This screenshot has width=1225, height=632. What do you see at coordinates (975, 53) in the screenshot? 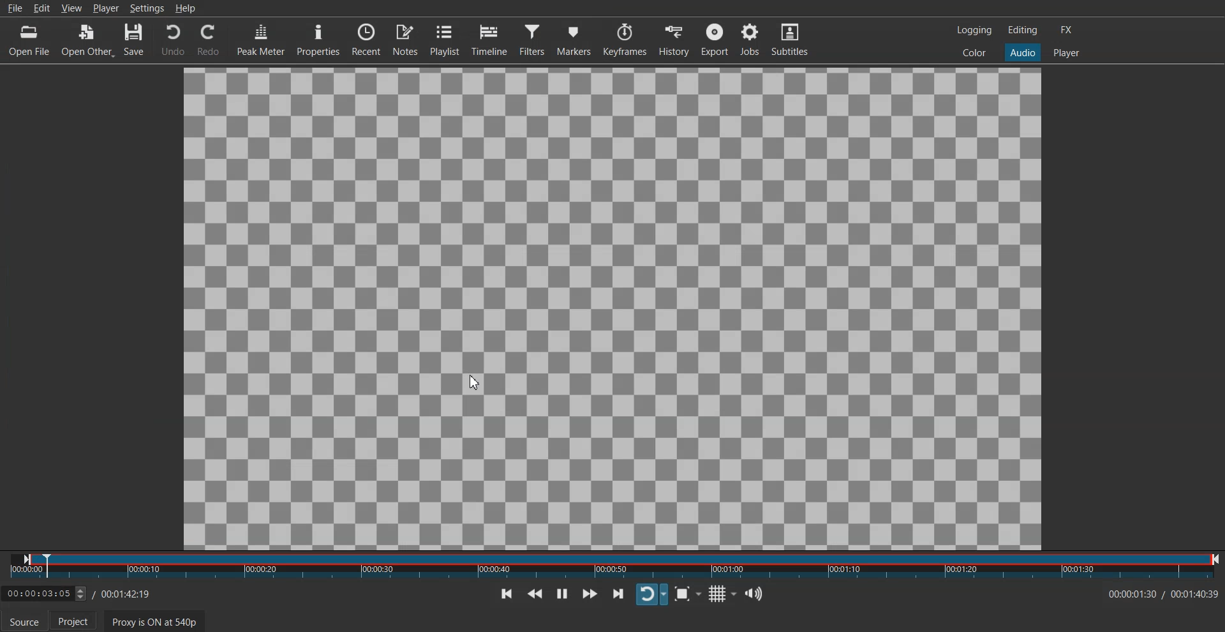
I see `Color` at bounding box center [975, 53].